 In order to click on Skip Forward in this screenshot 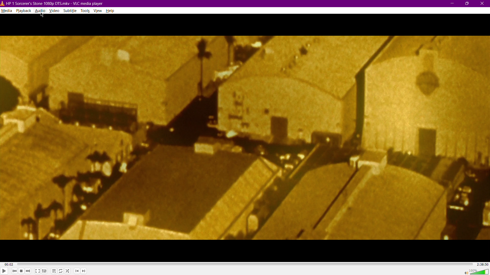, I will do `click(28, 271)`.